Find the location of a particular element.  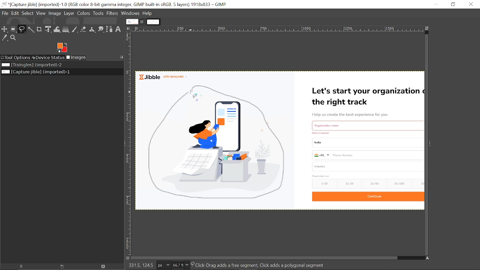

Zoom options is located at coordinates (188, 265).